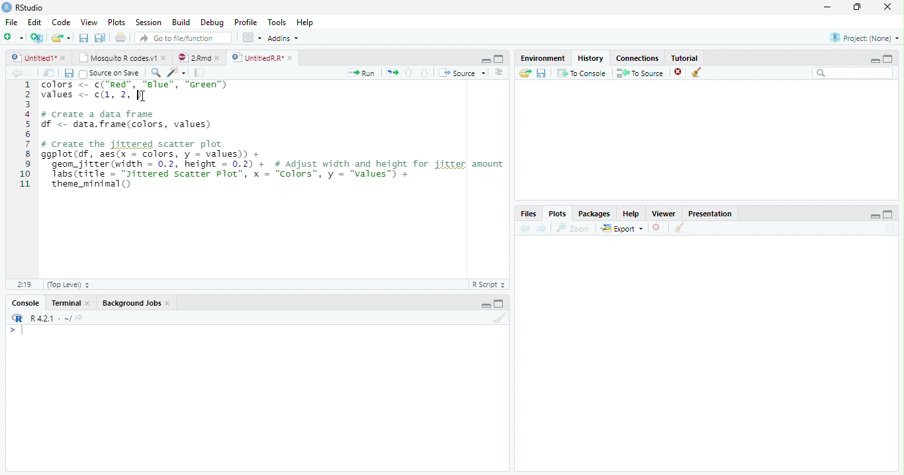  Describe the element at coordinates (69, 73) in the screenshot. I see `Save current document` at that location.